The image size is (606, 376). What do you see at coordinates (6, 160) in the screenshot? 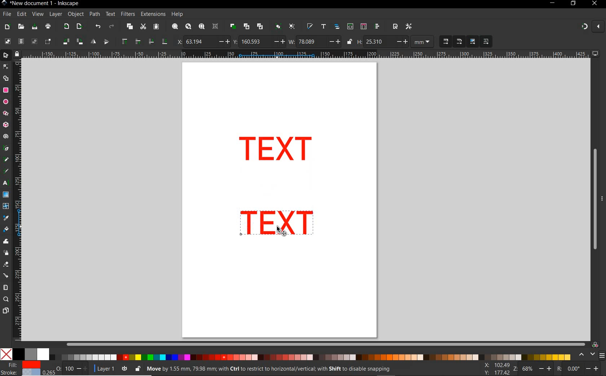
I see `pencil tool` at bounding box center [6, 160].